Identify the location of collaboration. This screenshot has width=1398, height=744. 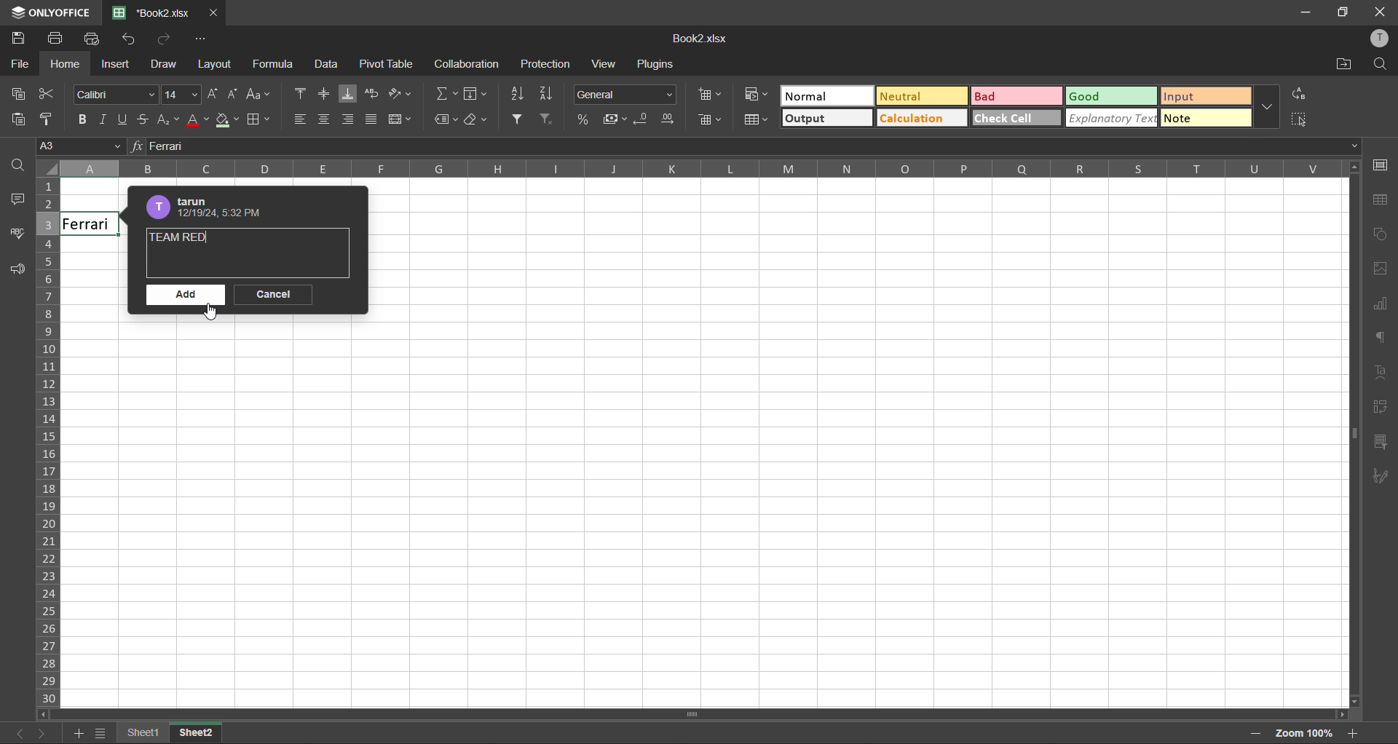
(466, 64).